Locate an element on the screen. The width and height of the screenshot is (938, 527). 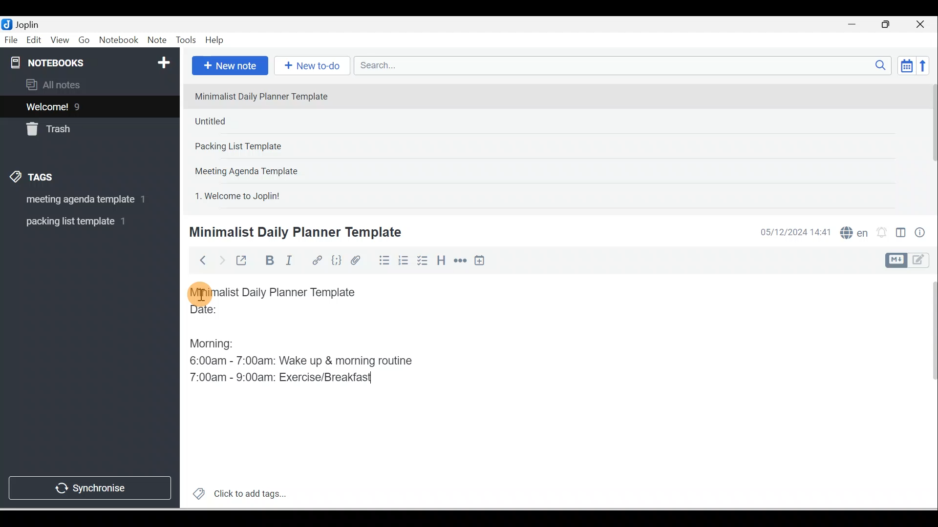
Toggle editor layout is located at coordinates (911, 261).